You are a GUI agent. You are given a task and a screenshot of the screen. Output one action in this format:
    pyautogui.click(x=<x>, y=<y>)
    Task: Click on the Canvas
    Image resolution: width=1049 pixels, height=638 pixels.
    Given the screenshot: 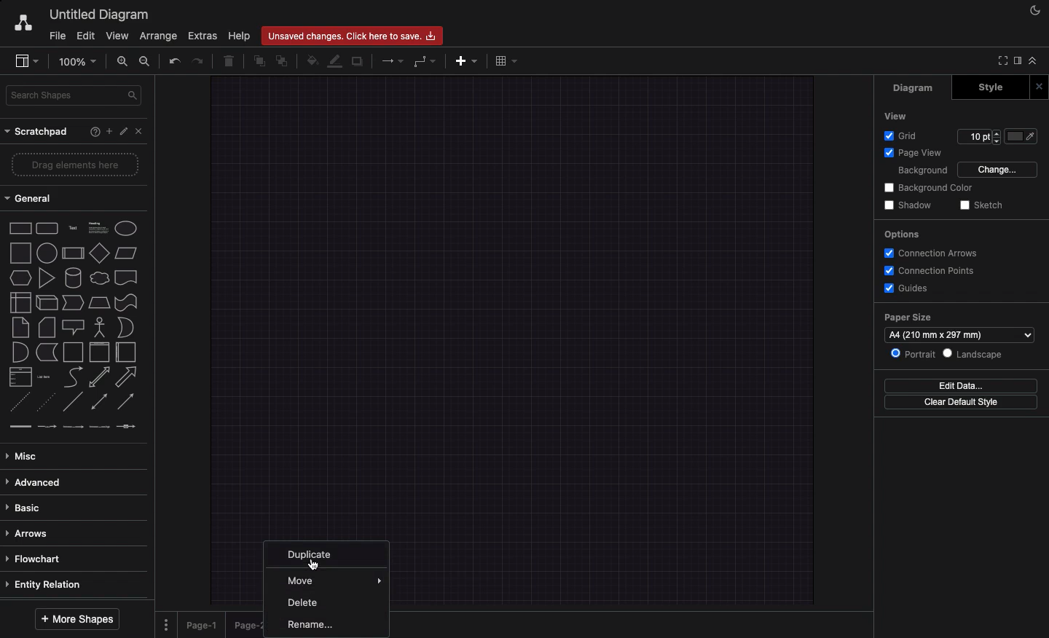 What is the action you would take?
    pyautogui.click(x=514, y=301)
    